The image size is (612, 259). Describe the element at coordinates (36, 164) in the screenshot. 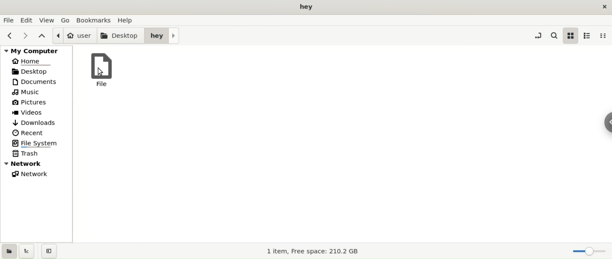

I see `network` at that location.